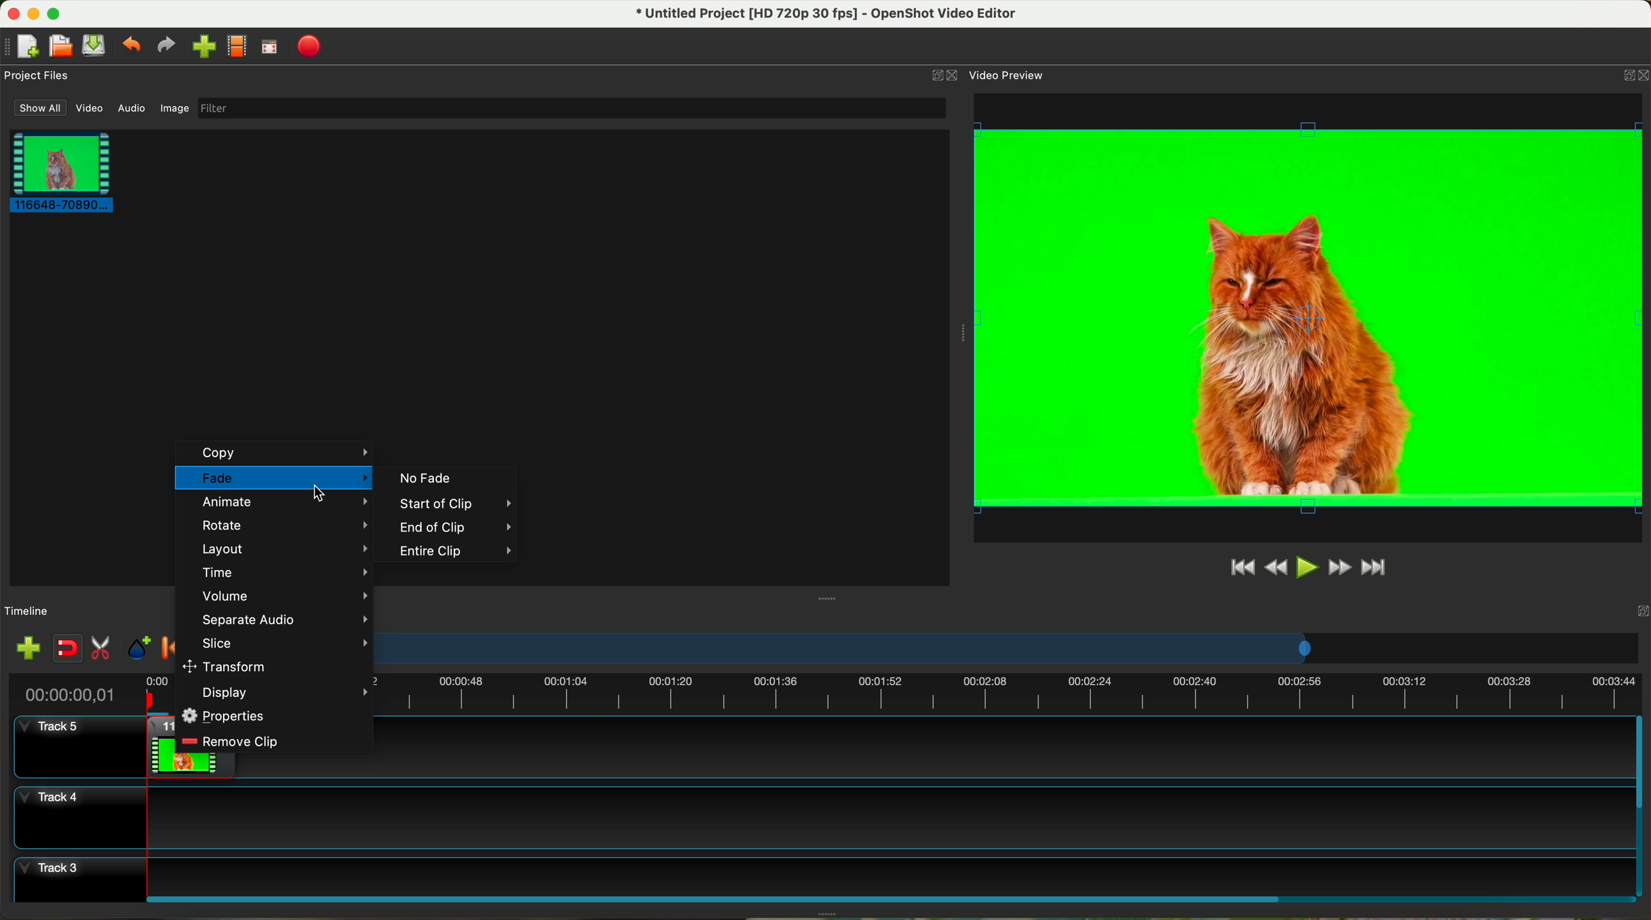 This screenshot has width=1651, height=920. What do you see at coordinates (283, 571) in the screenshot?
I see `time` at bounding box center [283, 571].